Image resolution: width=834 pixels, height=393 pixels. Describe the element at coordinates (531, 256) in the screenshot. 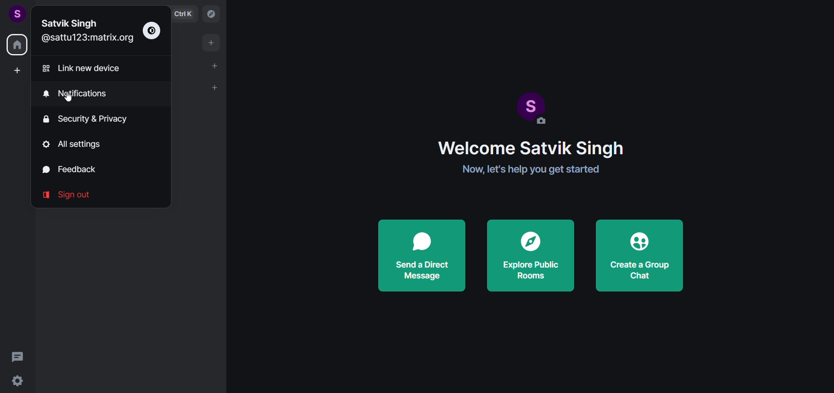

I see `explore public rooms` at that location.